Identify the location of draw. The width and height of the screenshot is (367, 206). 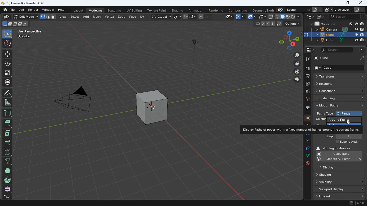
(7, 93).